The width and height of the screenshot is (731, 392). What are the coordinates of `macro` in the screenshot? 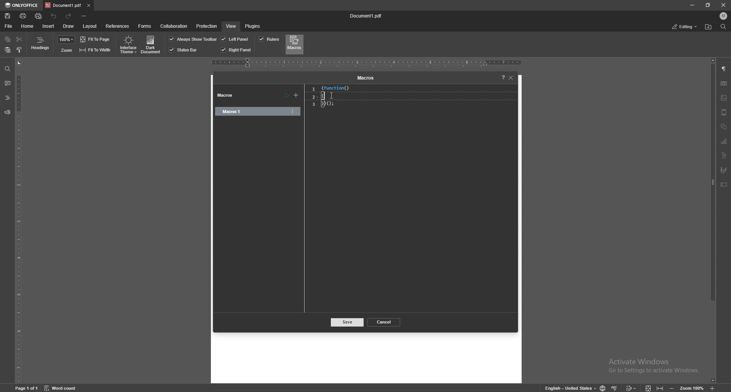 It's located at (249, 112).